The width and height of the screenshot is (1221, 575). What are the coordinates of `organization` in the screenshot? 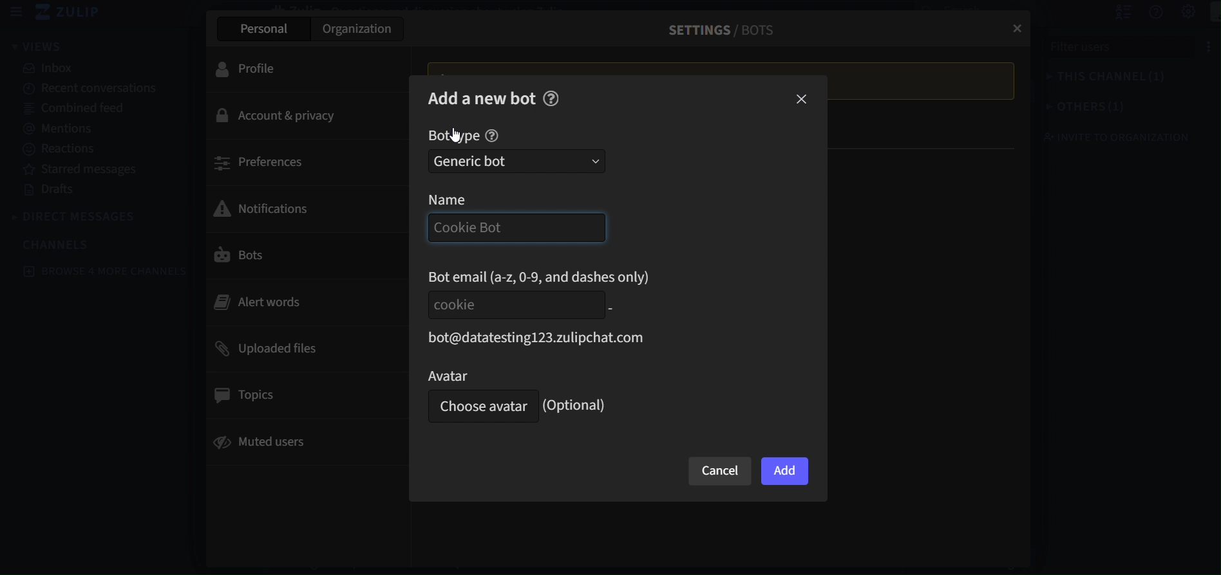 It's located at (359, 32).